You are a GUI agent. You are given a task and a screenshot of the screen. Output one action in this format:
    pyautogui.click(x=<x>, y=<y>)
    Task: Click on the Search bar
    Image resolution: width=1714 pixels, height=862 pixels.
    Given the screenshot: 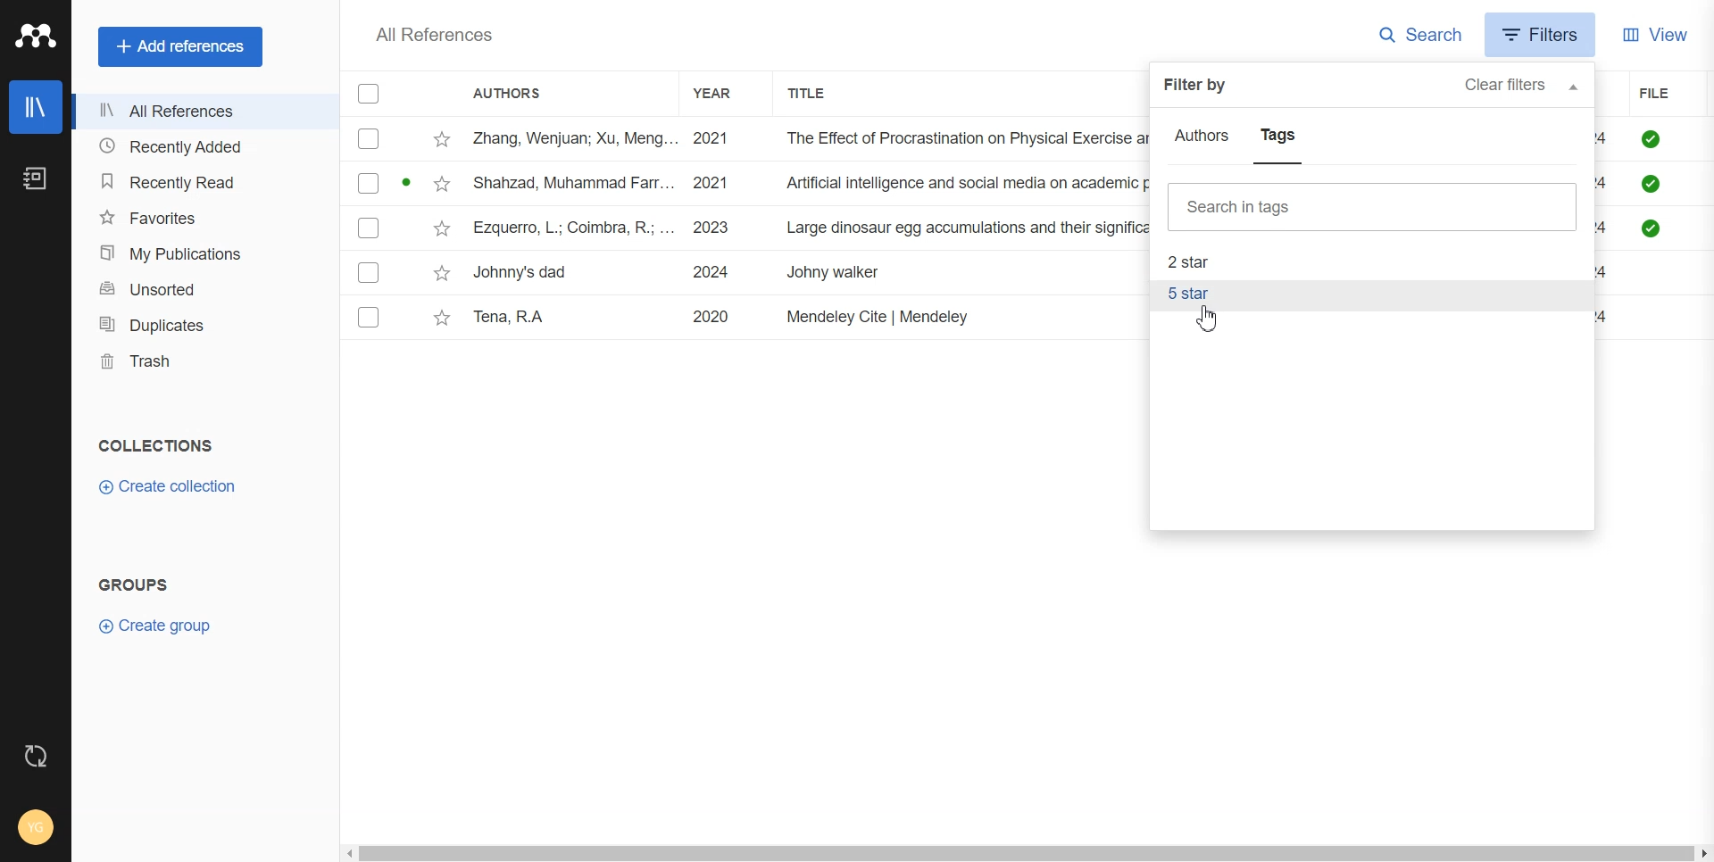 What is the action you would take?
    pyautogui.click(x=1376, y=209)
    